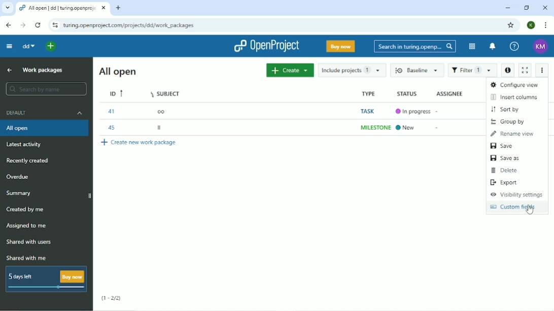 The height and width of the screenshot is (311, 554). What do you see at coordinates (26, 209) in the screenshot?
I see `Created by me` at bounding box center [26, 209].